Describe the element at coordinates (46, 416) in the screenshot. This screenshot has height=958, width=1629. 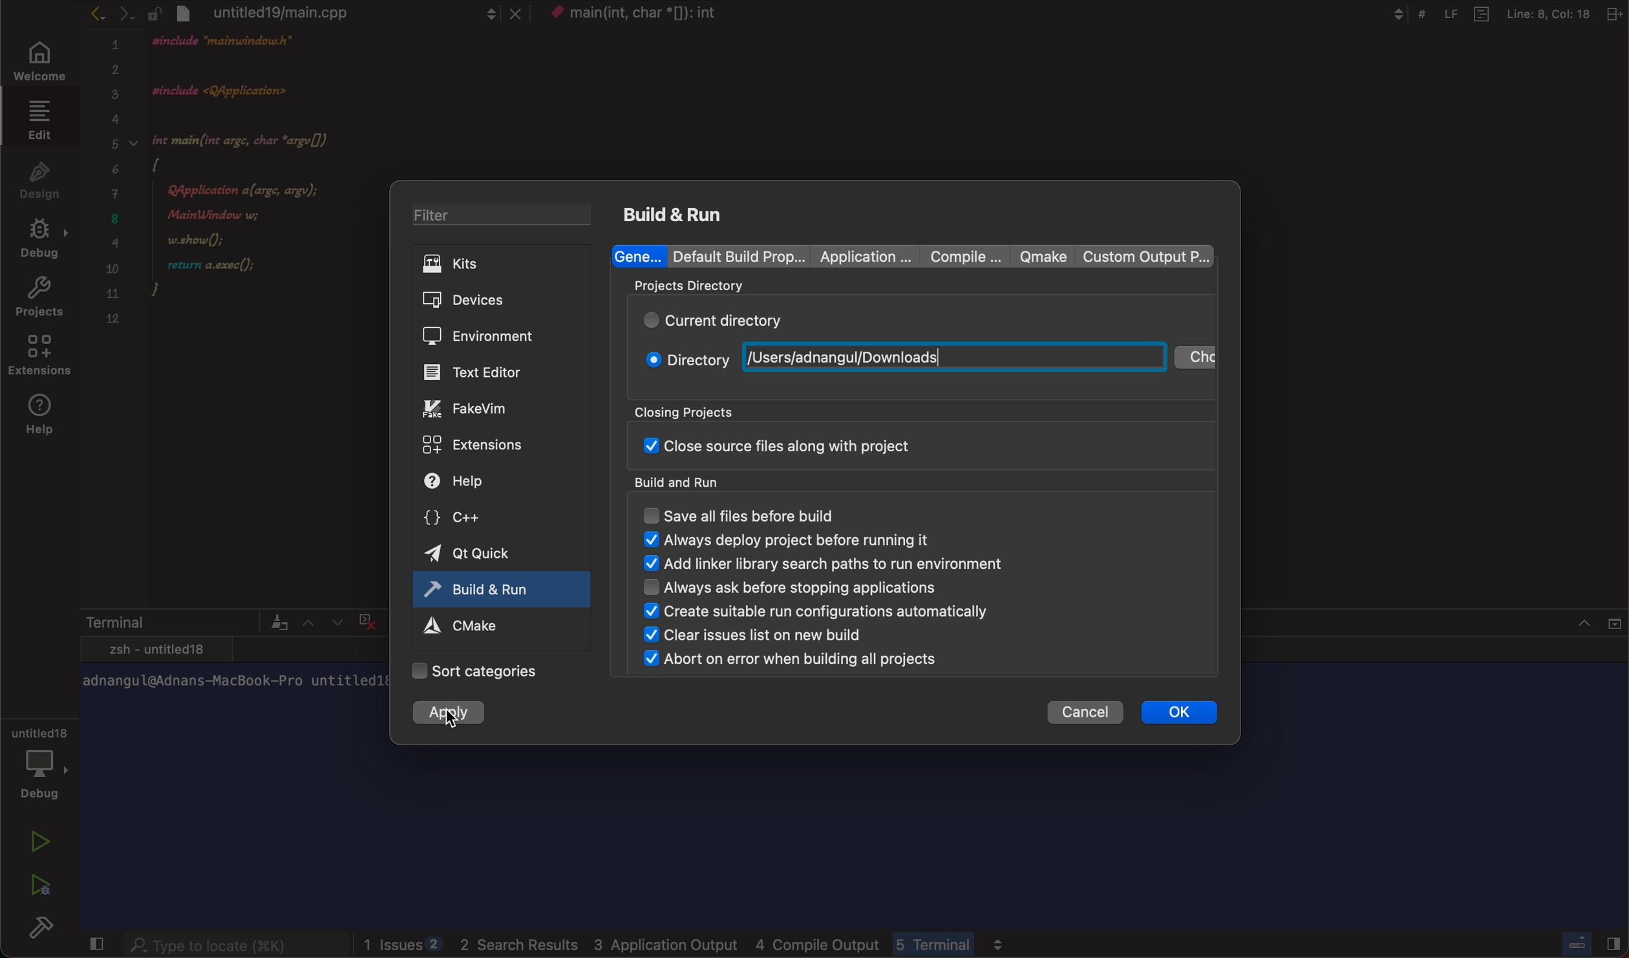
I see `help` at that location.